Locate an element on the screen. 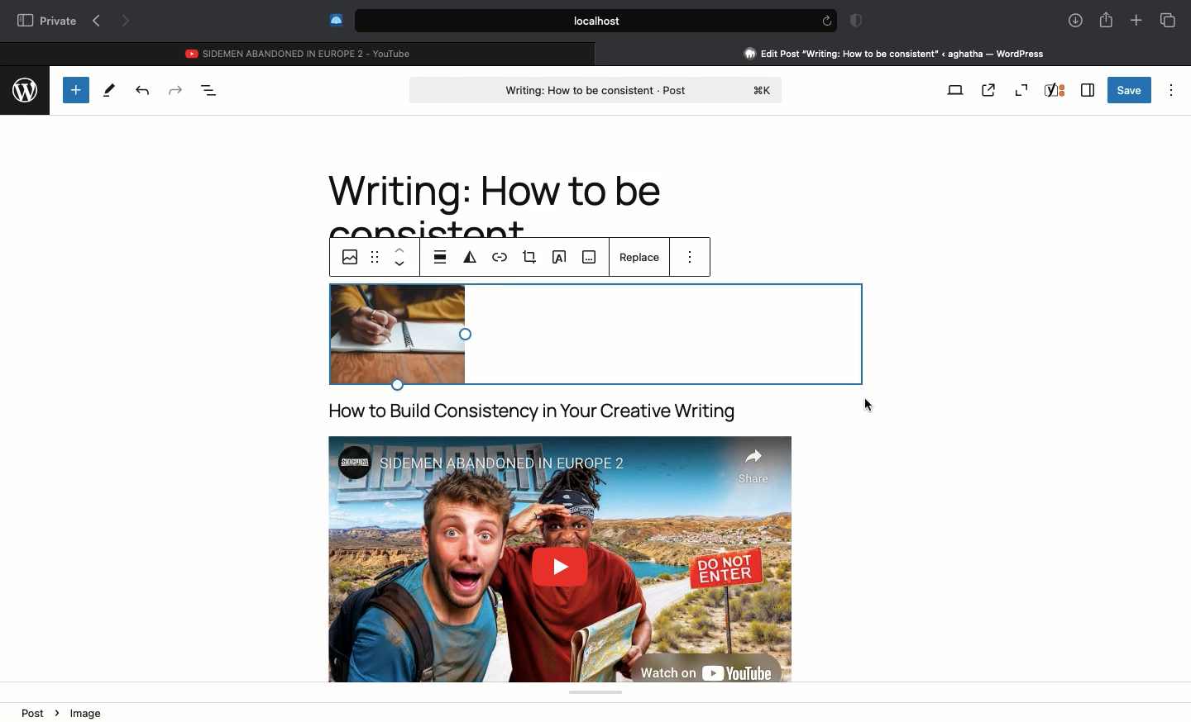 The height and width of the screenshot is (722, 1191). image is located at coordinates (349, 256).